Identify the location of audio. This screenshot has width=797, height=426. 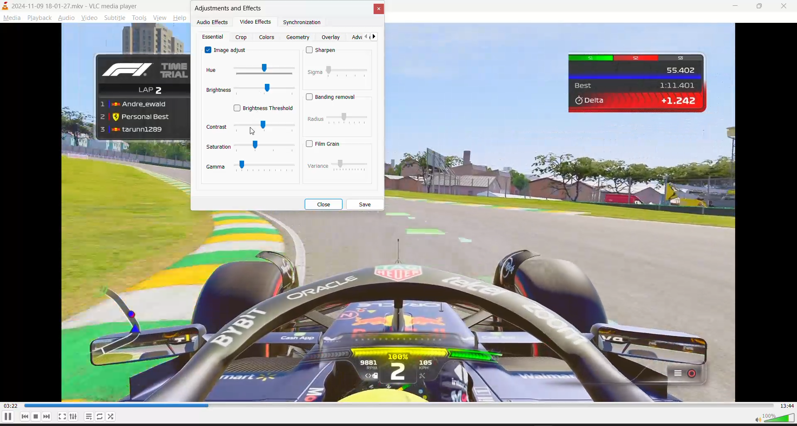
(65, 17).